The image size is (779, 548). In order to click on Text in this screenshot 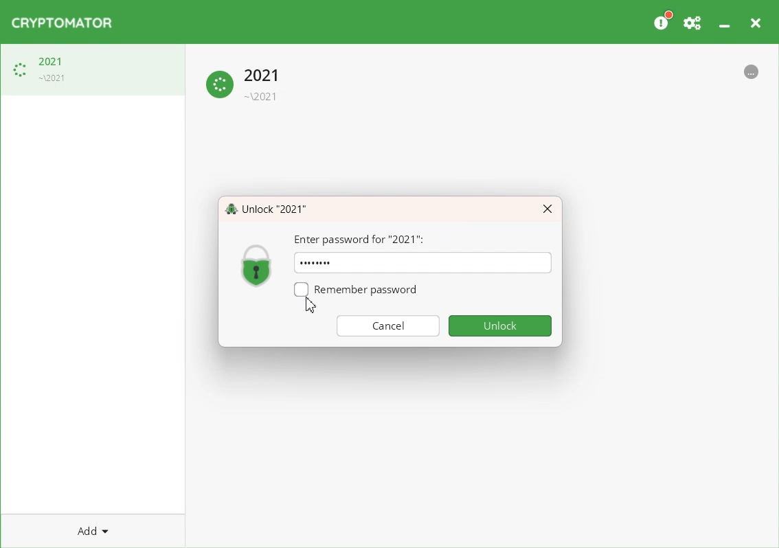, I will do `click(266, 208)`.